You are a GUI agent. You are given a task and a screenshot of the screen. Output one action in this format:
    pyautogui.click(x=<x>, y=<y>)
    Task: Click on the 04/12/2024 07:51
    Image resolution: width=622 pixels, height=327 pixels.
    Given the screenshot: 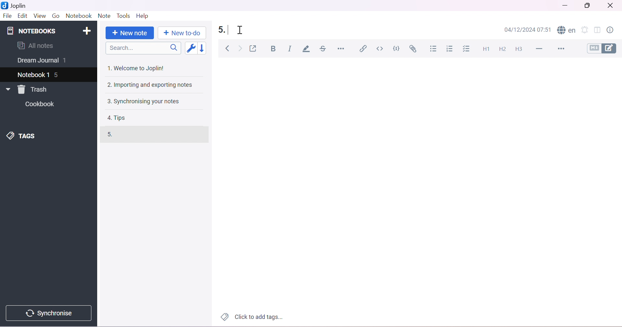 What is the action you would take?
    pyautogui.click(x=529, y=30)
    